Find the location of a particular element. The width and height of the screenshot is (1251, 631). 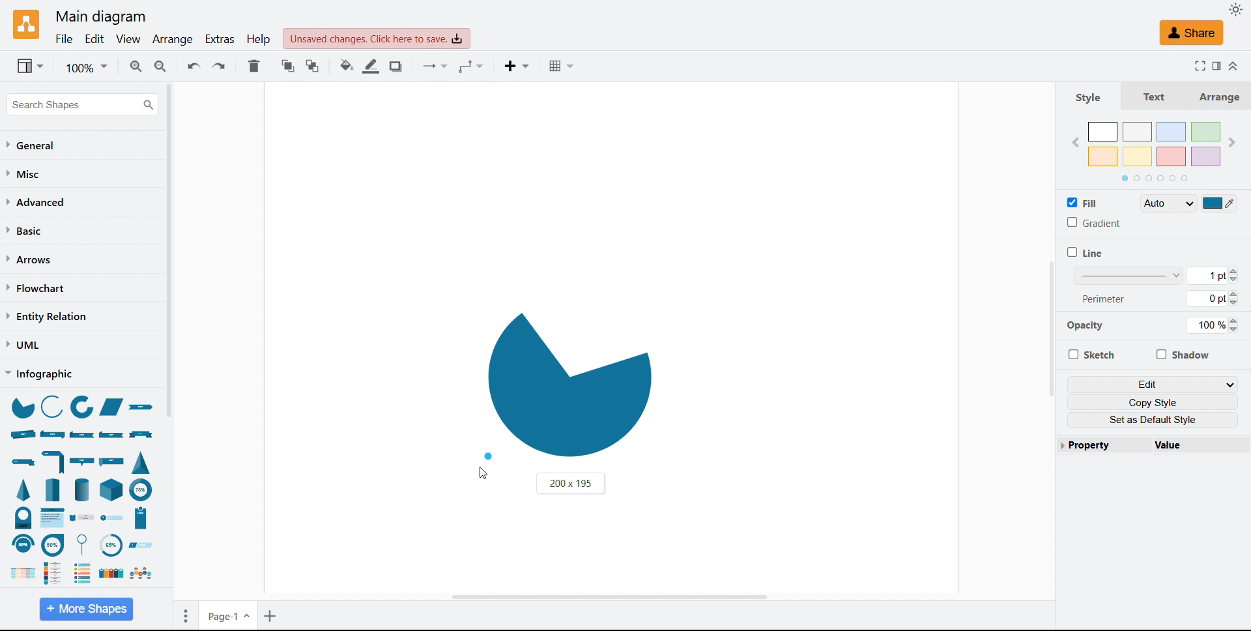

Copy style  is located at coordinates (1153, 402).